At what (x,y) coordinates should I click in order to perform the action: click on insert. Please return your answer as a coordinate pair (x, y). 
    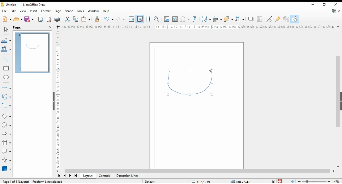
    Looking at the image, I should click on (33, 11).